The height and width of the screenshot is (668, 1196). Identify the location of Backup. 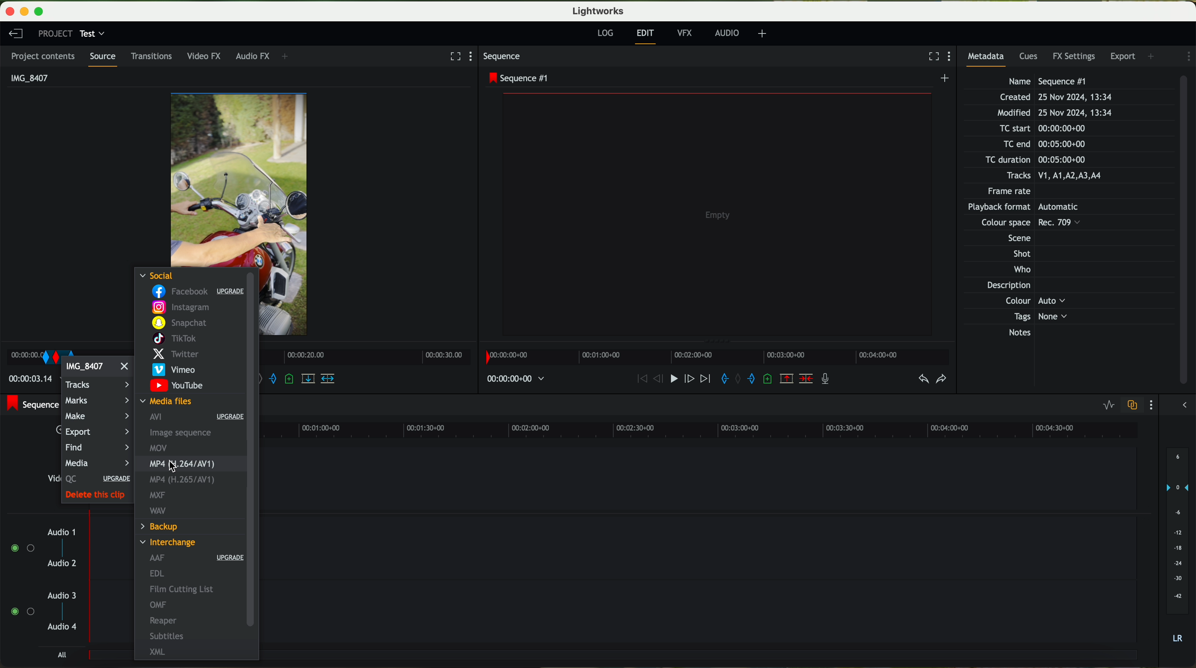
(160, 527).